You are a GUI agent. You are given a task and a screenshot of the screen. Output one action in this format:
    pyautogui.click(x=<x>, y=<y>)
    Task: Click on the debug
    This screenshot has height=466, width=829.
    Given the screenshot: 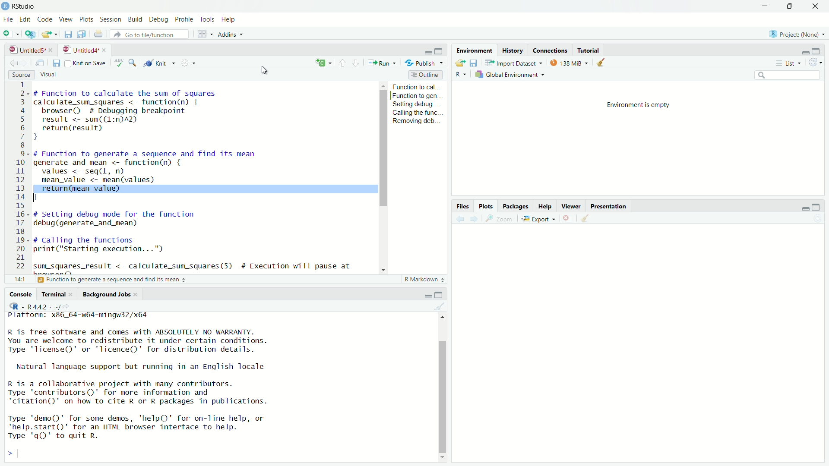 What is the action you would take?
    pyautogui.click(x=158, y=19)
    